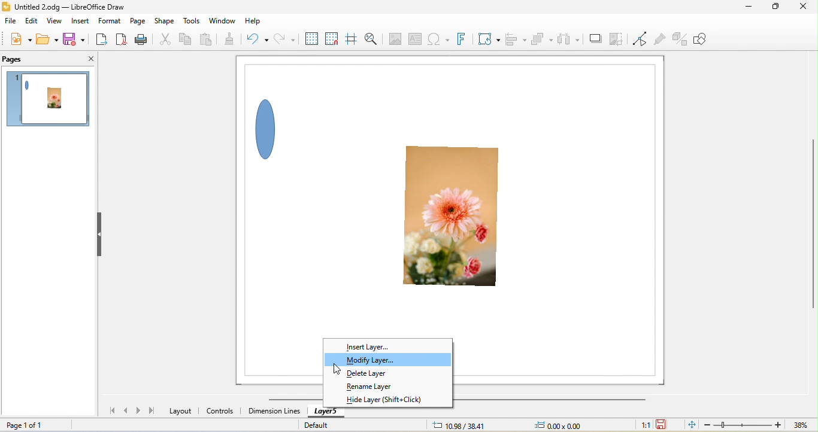 This screenshot has height=432, width=818. What do you see at coordinates (489, 39) in the screenshot?
I see `transformation` at bounding box center [489, 39].